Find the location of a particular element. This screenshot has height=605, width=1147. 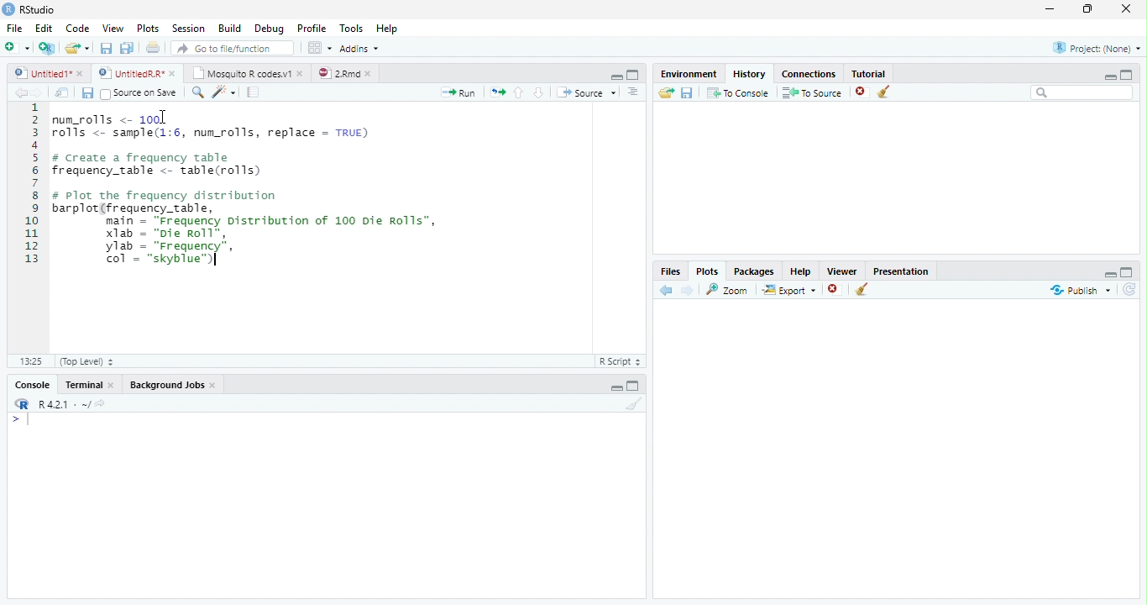

Background Jobs is located at coordinates (174, 383).